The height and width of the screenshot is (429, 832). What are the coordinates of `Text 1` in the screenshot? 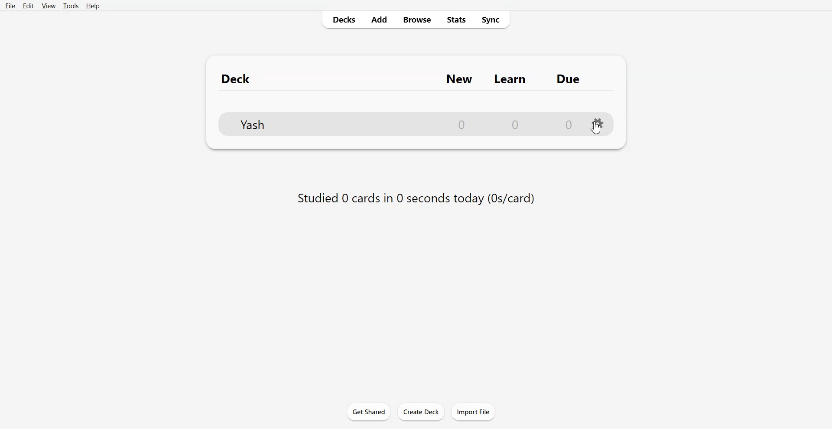 It's located at (409, 78).